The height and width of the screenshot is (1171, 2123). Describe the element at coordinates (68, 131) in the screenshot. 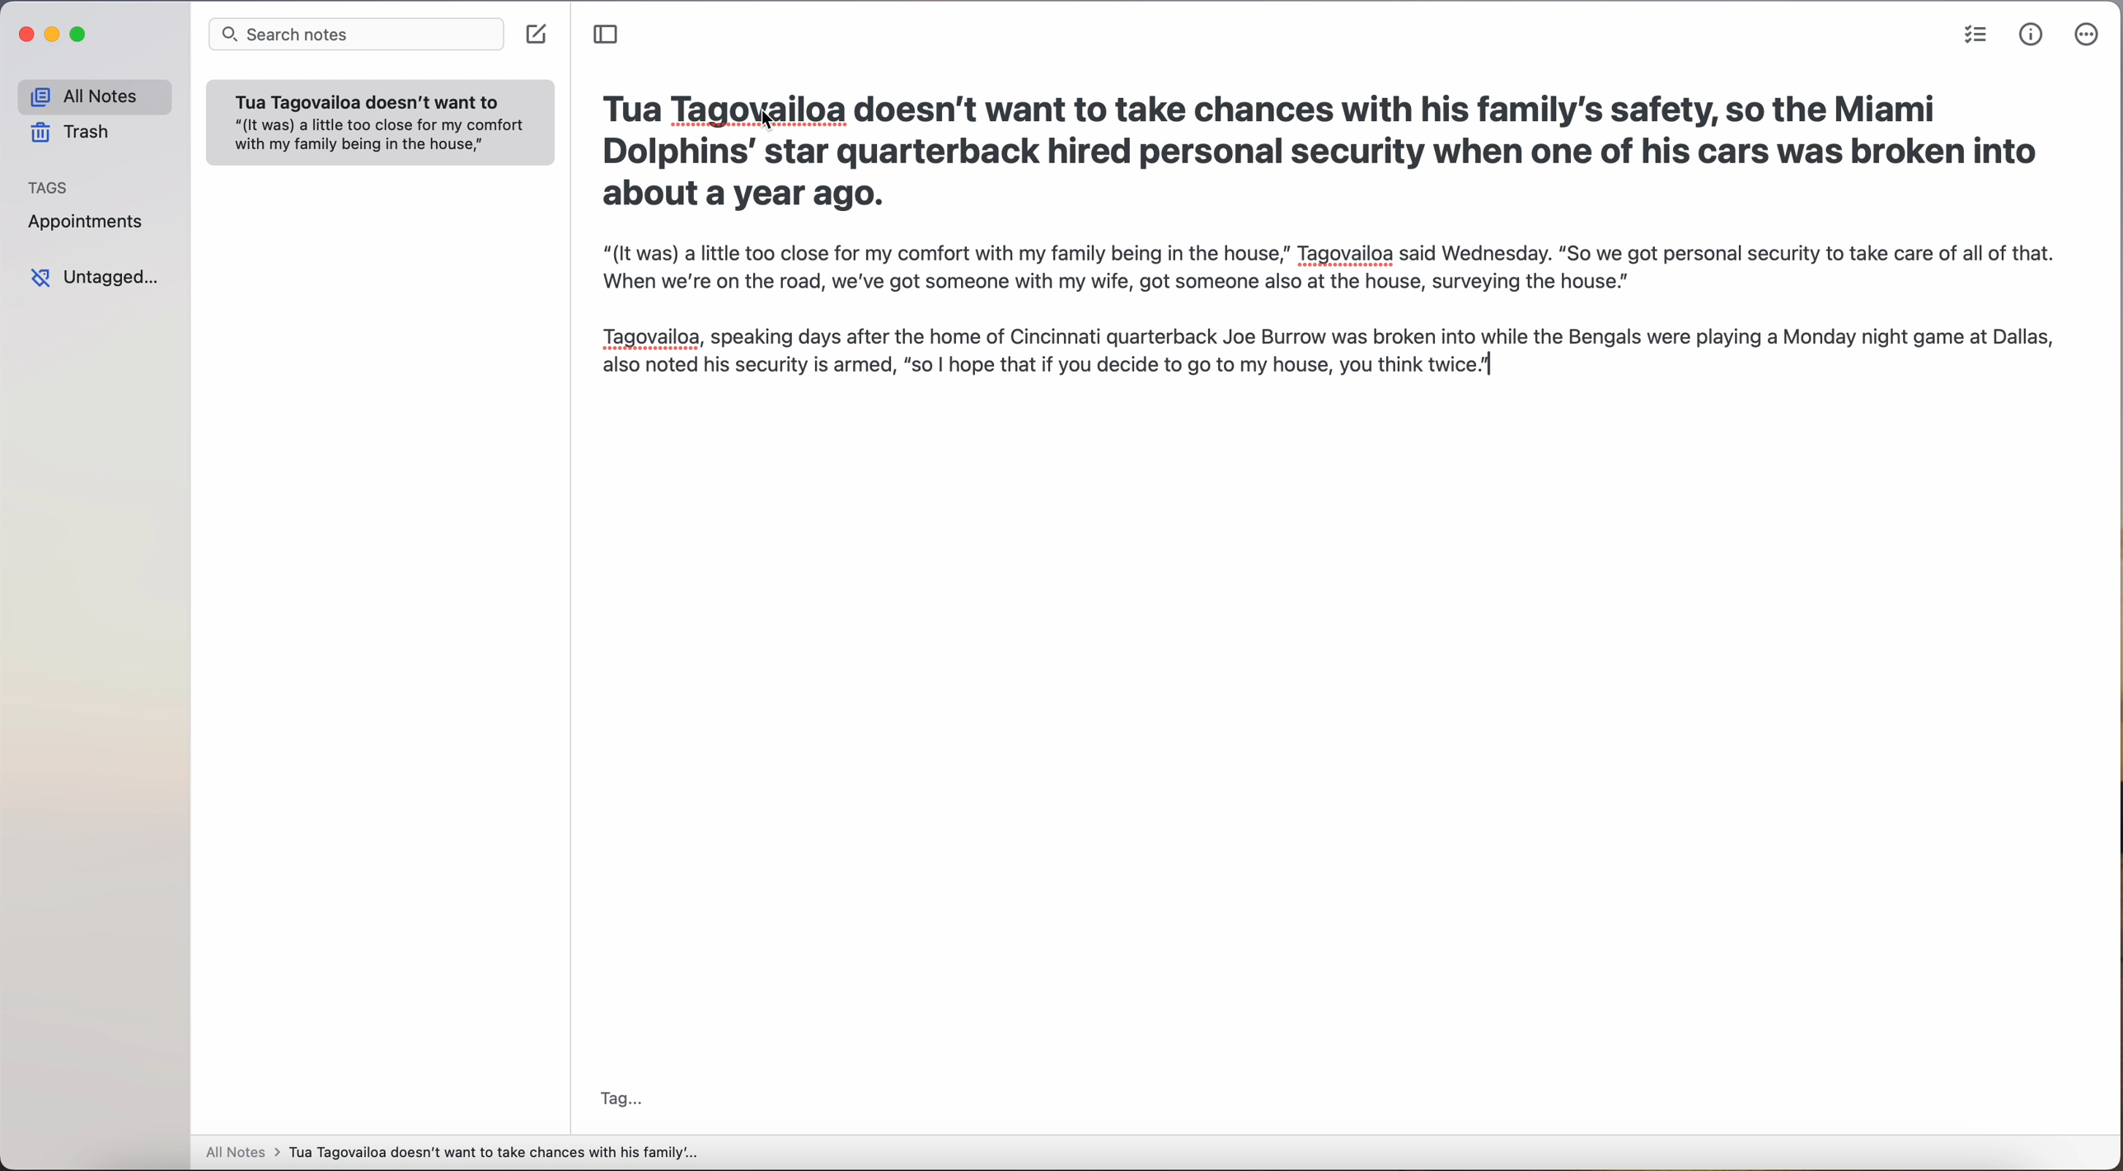

I see `trash` at that location.